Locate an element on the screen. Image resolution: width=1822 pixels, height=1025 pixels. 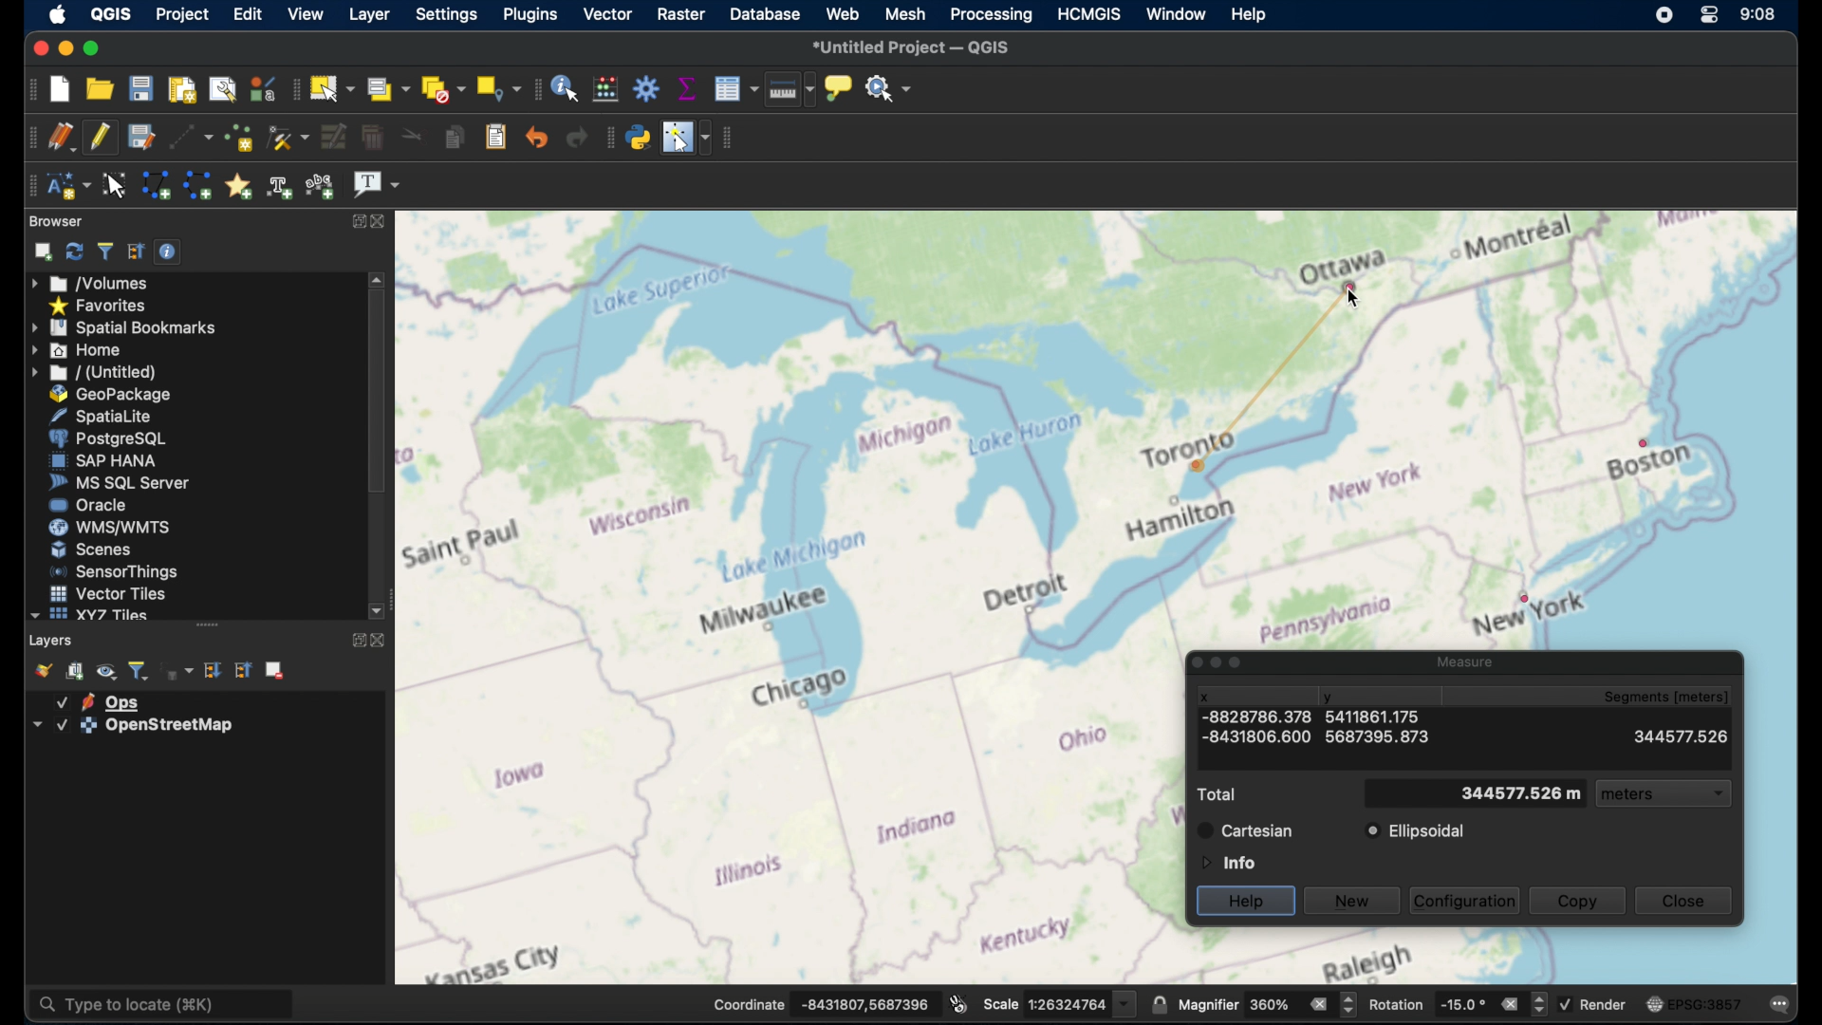
attributes toolbar is located at coordinates (535, 89).